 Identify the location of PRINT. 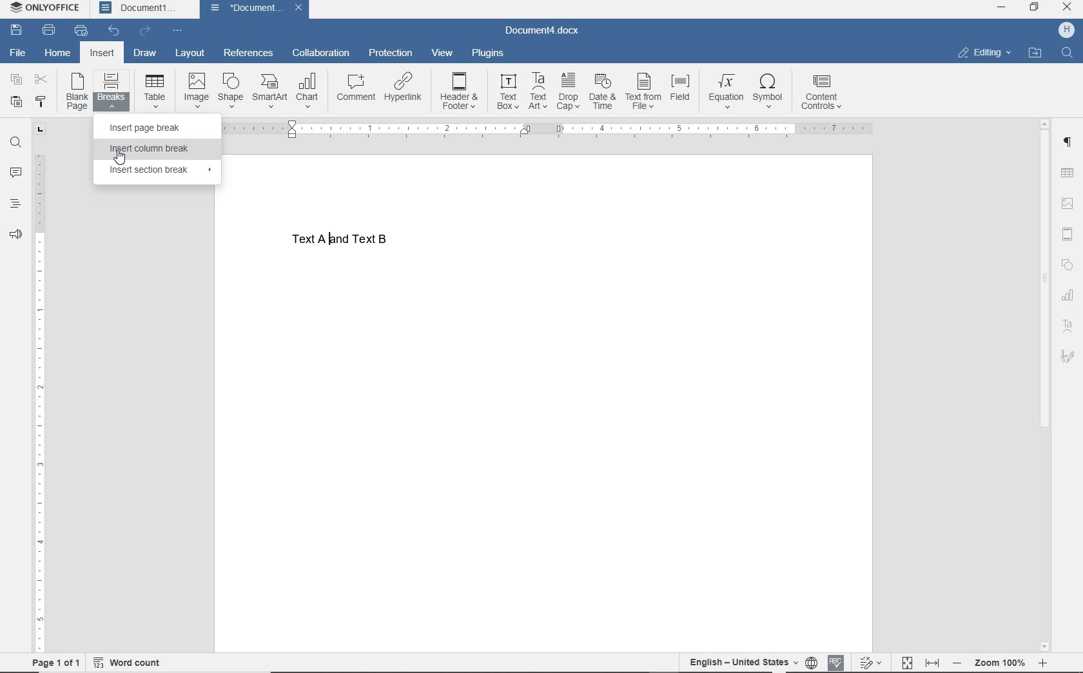
(48, 31).